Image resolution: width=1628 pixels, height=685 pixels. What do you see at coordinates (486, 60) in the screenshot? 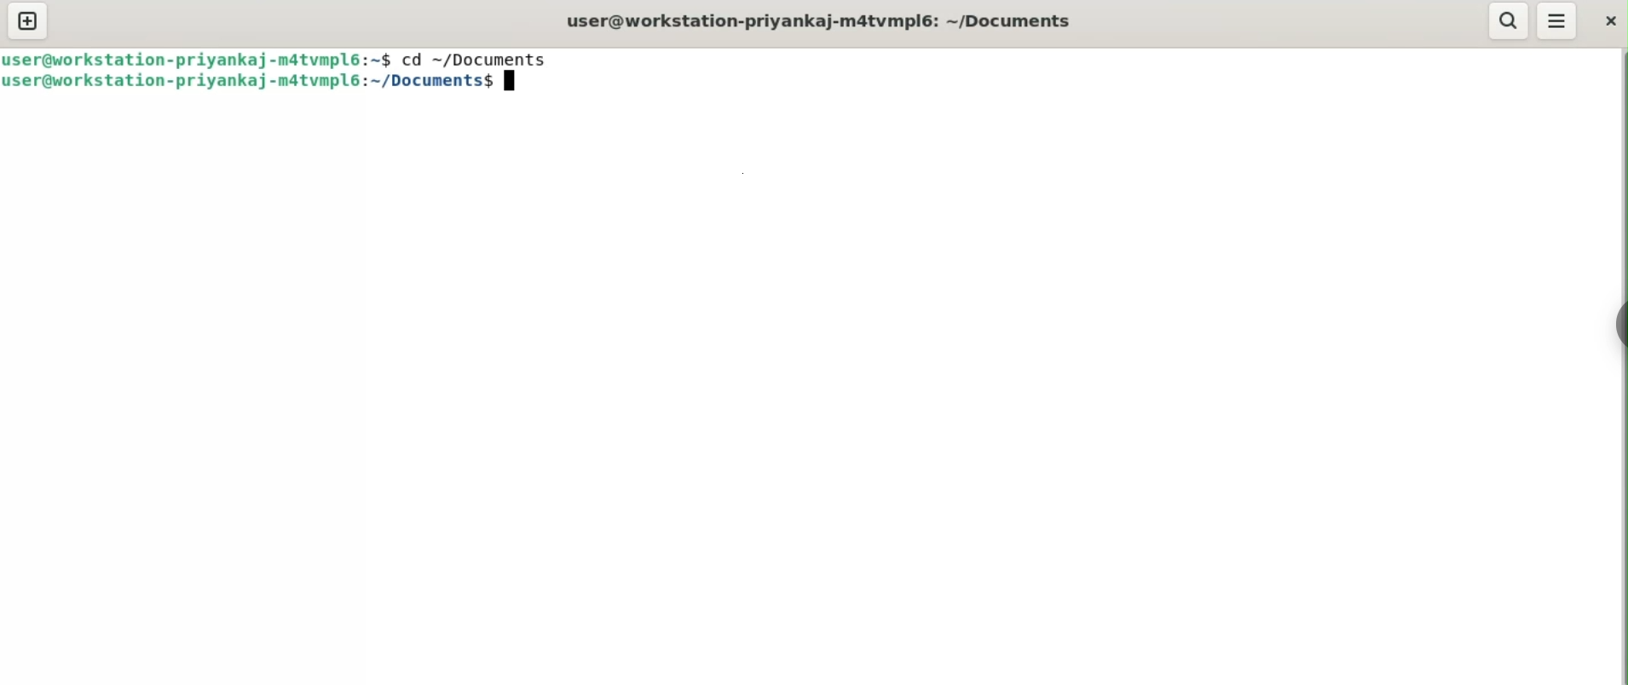
I see `cd ~/Documents` at bounding box center [486, 60].